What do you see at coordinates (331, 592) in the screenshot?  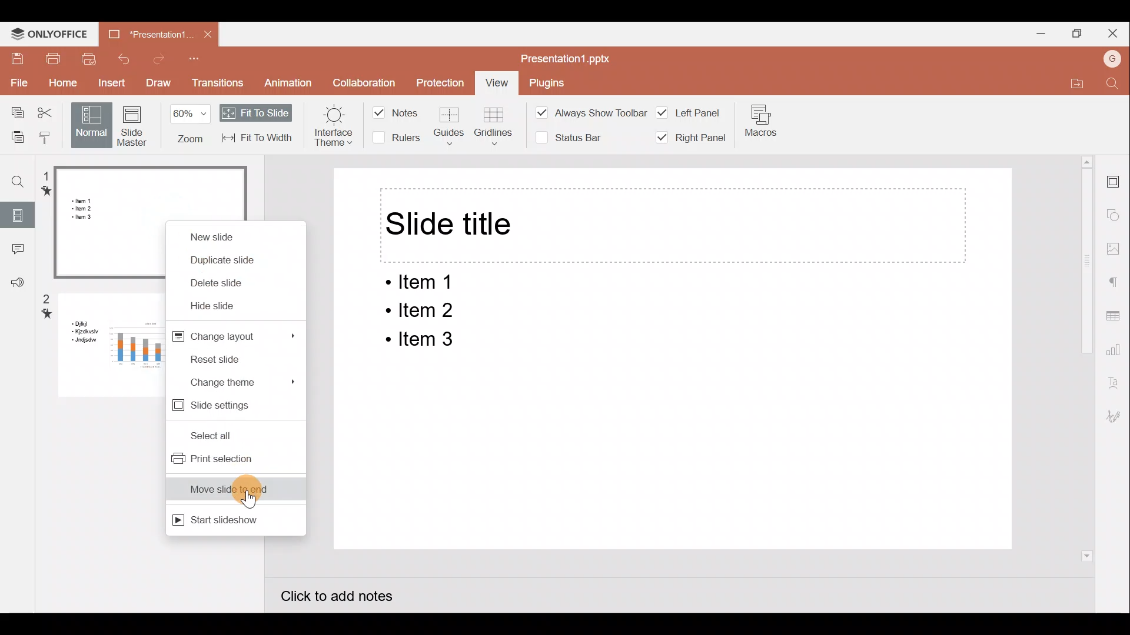 I see `Click to add notes` at bounding box center [331, 592].